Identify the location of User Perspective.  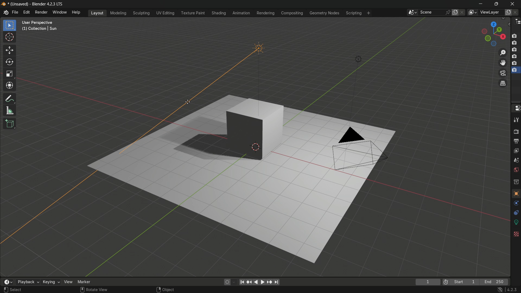
(39, 23).